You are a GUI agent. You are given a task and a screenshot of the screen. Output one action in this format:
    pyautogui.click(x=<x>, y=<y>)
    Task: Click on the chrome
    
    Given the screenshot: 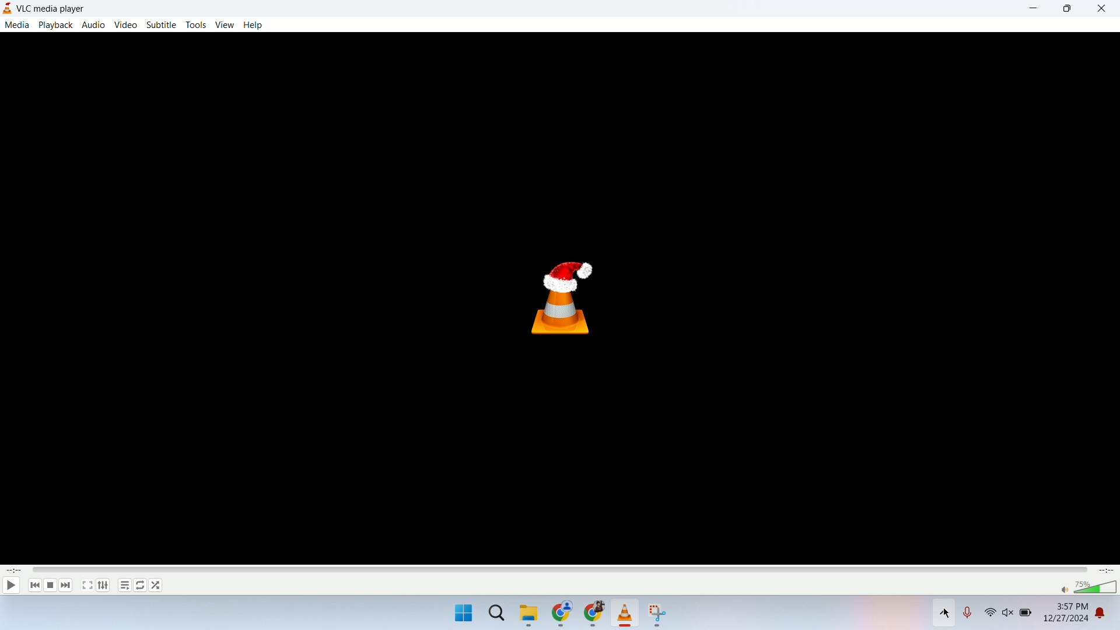 What is the action you would take?
    pyautogui.click(x=593, y=616)
    